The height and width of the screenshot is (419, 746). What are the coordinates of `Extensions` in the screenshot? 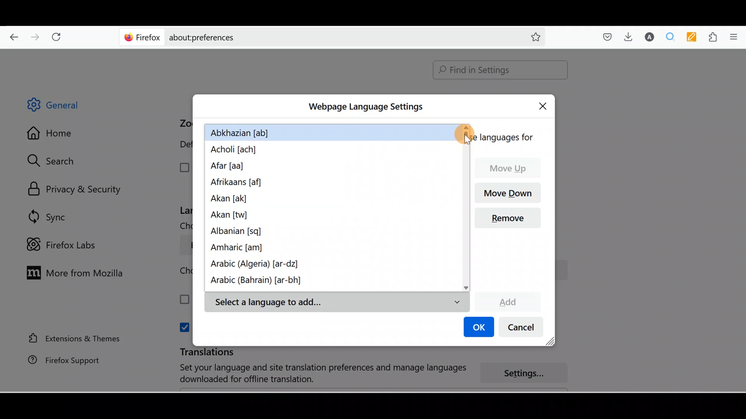 It's located at (715, 37).